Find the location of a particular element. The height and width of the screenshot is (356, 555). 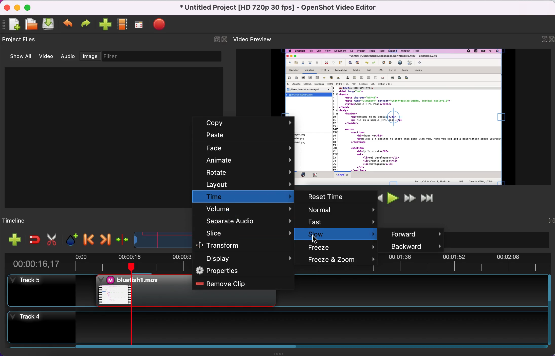

volume is located at coordinates (244, 209).